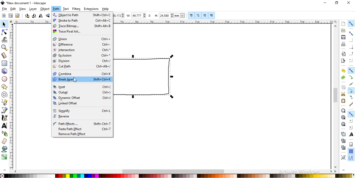 Image resolution: width=355 pixels, height=178 pixels. What do you see at coordinates (81, 111) in the screenshot?
I see `simplify` at bounding box center [81, 111].